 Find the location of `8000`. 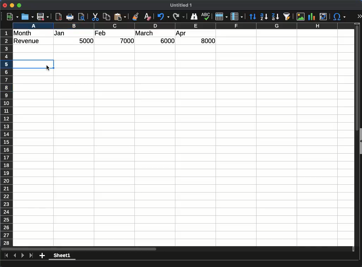

8000 is located at coordinates (208, 41).